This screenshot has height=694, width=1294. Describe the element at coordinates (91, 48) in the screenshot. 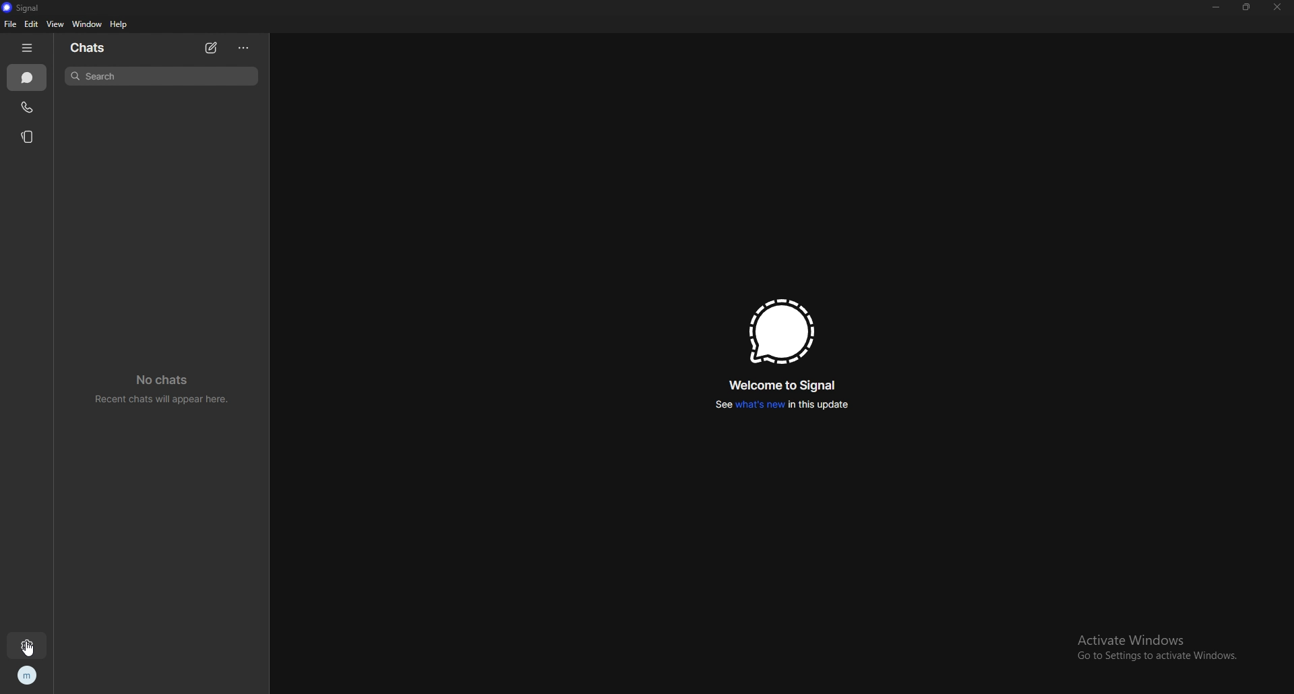

I see `chats` at that location.